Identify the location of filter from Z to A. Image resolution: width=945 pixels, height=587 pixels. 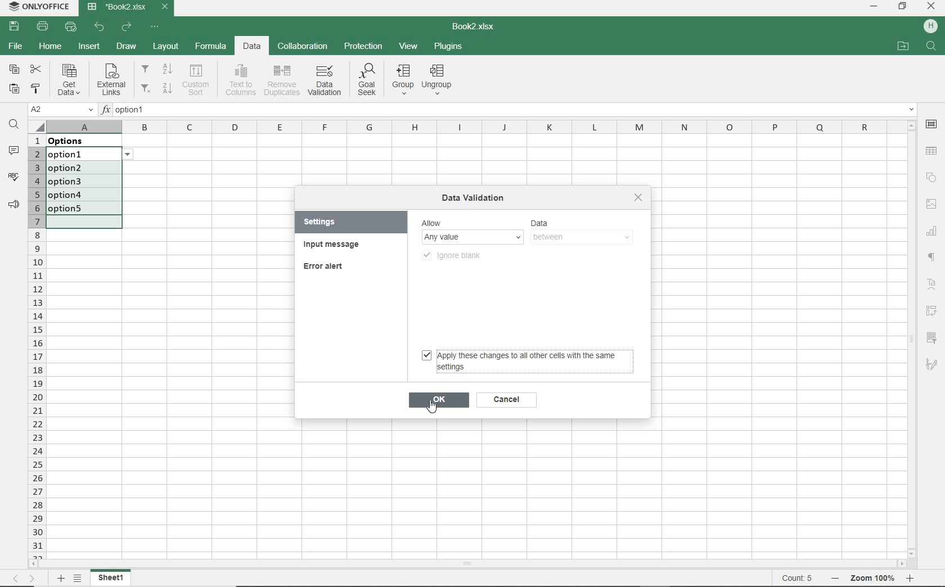
(157, 87).